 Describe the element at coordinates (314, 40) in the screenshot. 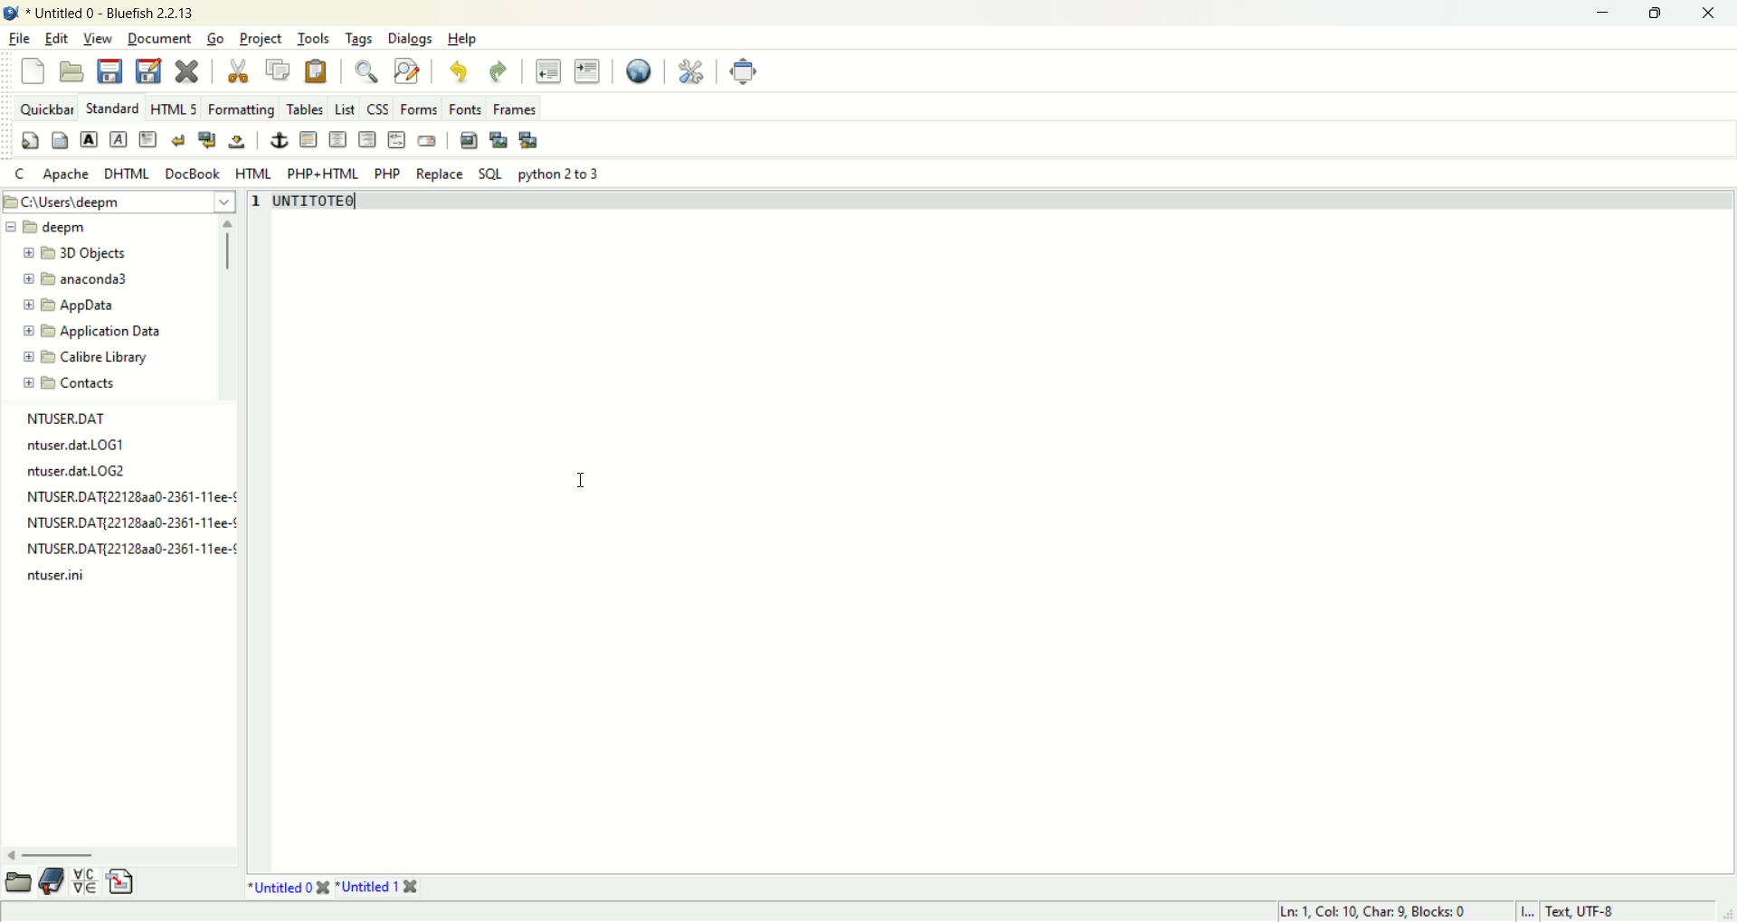

I see `tools` at that location.